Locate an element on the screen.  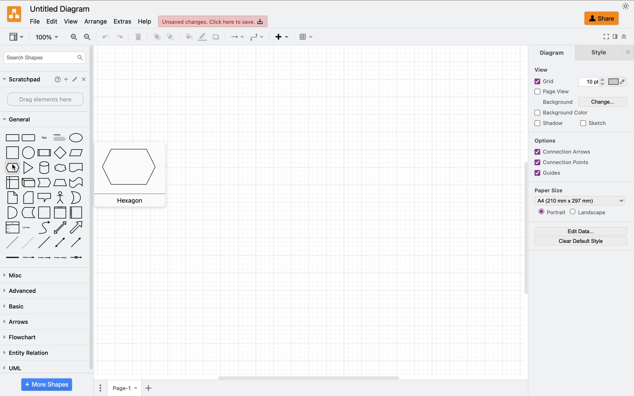
arrange is located at coordinates (96, 21).